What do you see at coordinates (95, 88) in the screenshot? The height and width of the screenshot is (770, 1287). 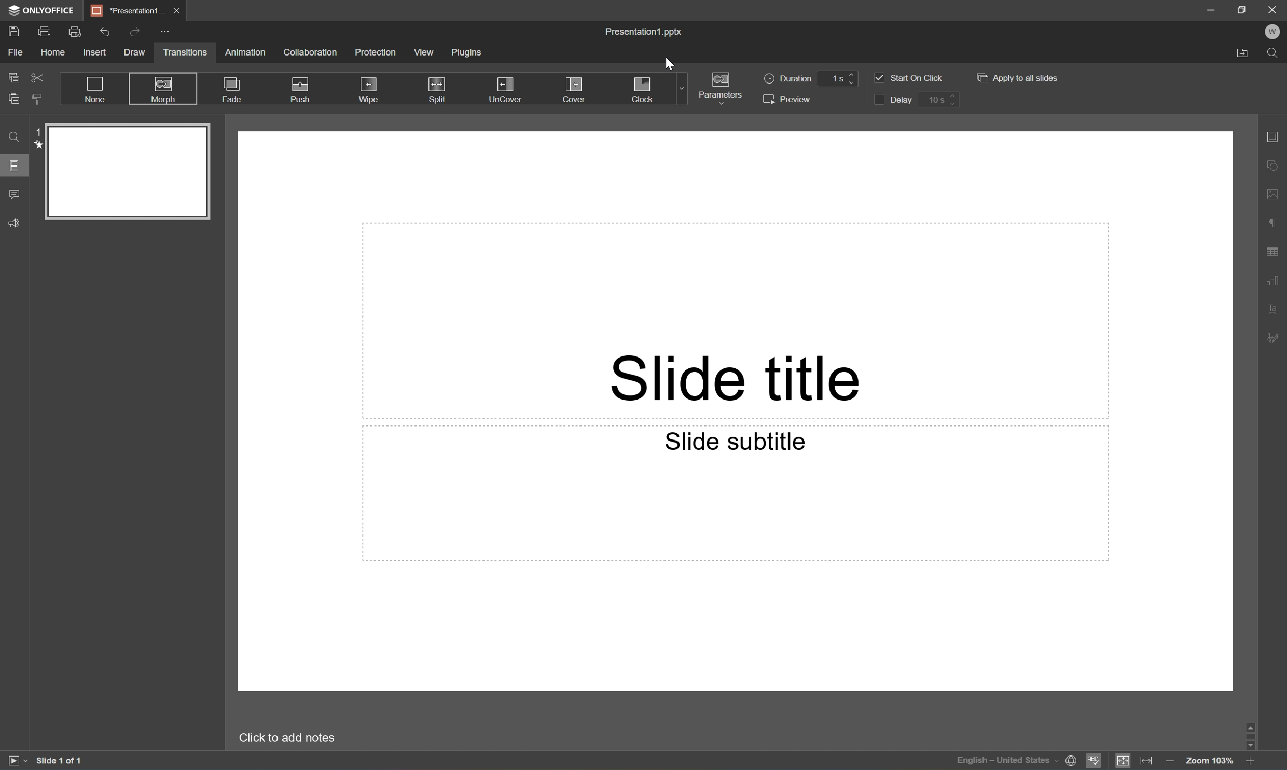 I see `None` at bounding box center [95, 88].